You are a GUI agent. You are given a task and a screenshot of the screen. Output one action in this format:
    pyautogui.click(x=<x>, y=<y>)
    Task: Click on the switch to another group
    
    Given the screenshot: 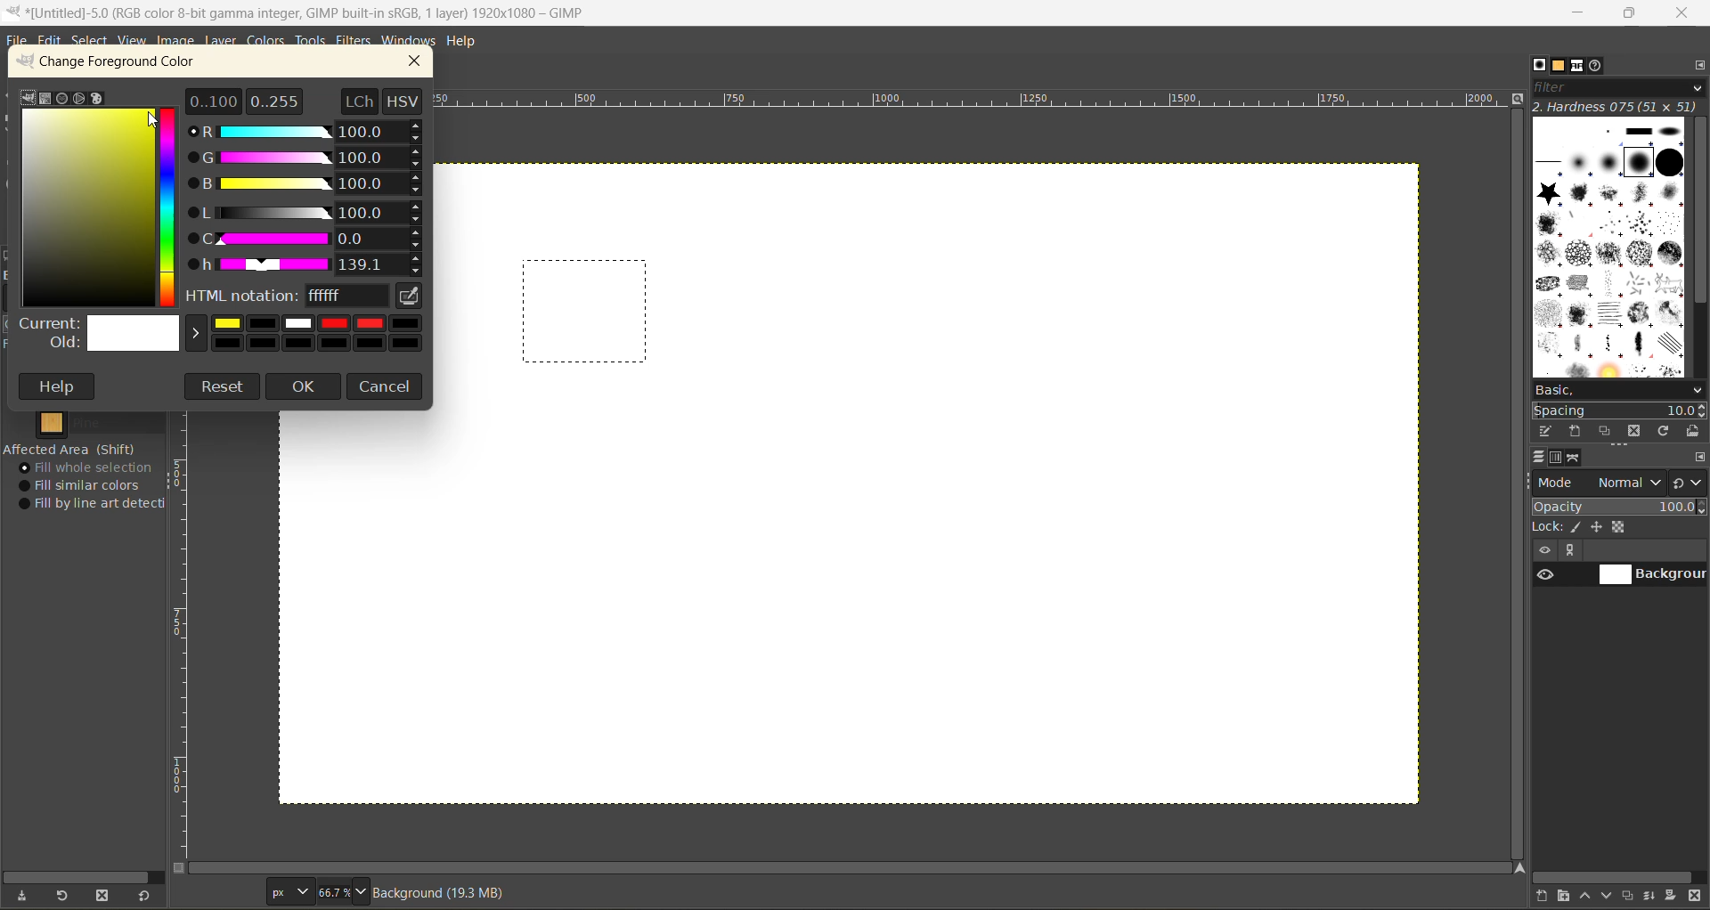 What is the action you would take?
    pyautogui.click(x=1690, y=482)
    